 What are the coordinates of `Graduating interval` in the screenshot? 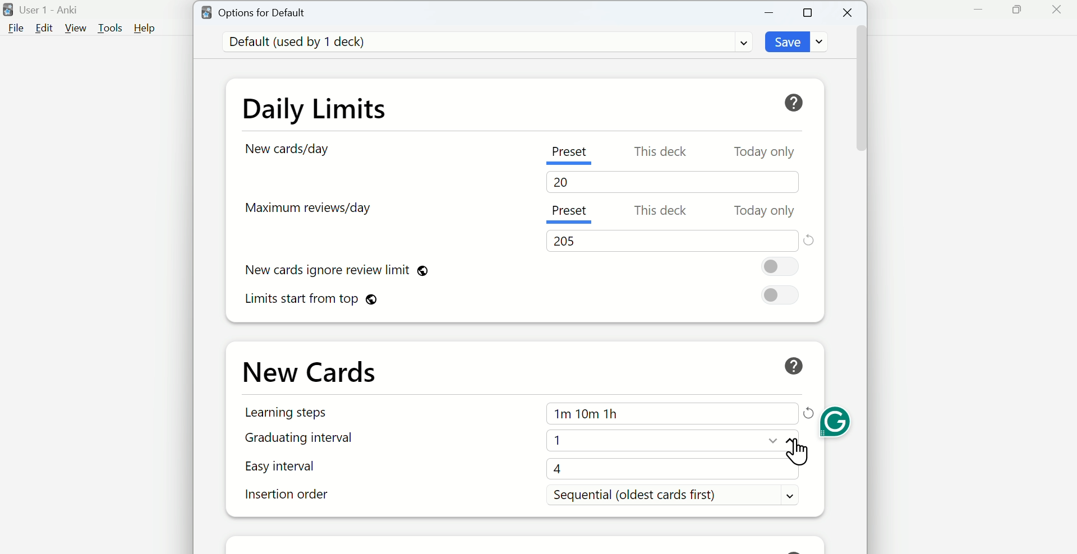 It's located at (298, 439).